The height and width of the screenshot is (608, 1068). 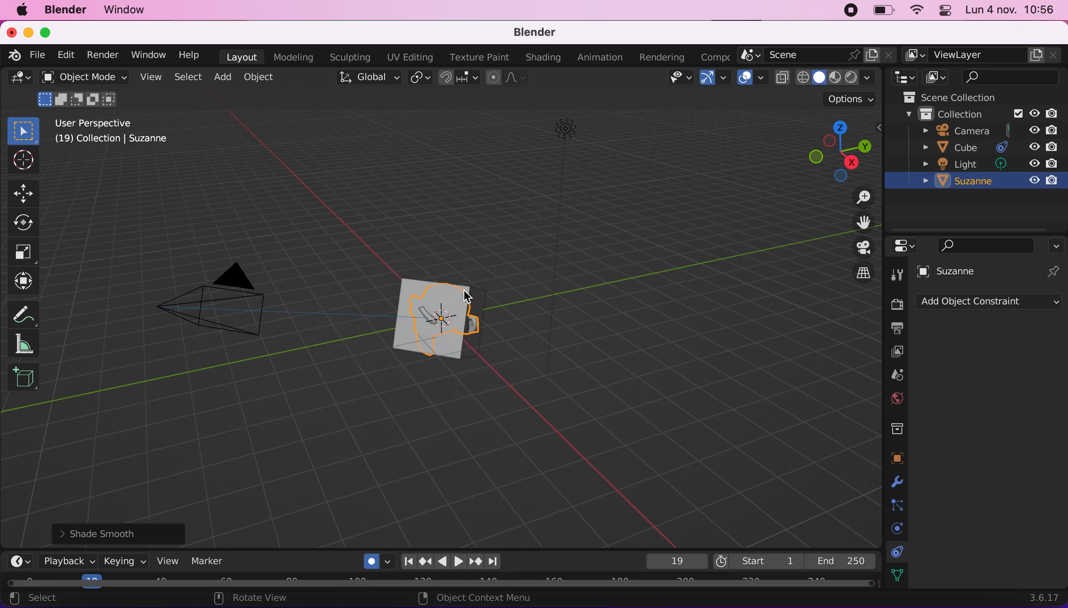 I want to click on window, so click(x=125, y=10).